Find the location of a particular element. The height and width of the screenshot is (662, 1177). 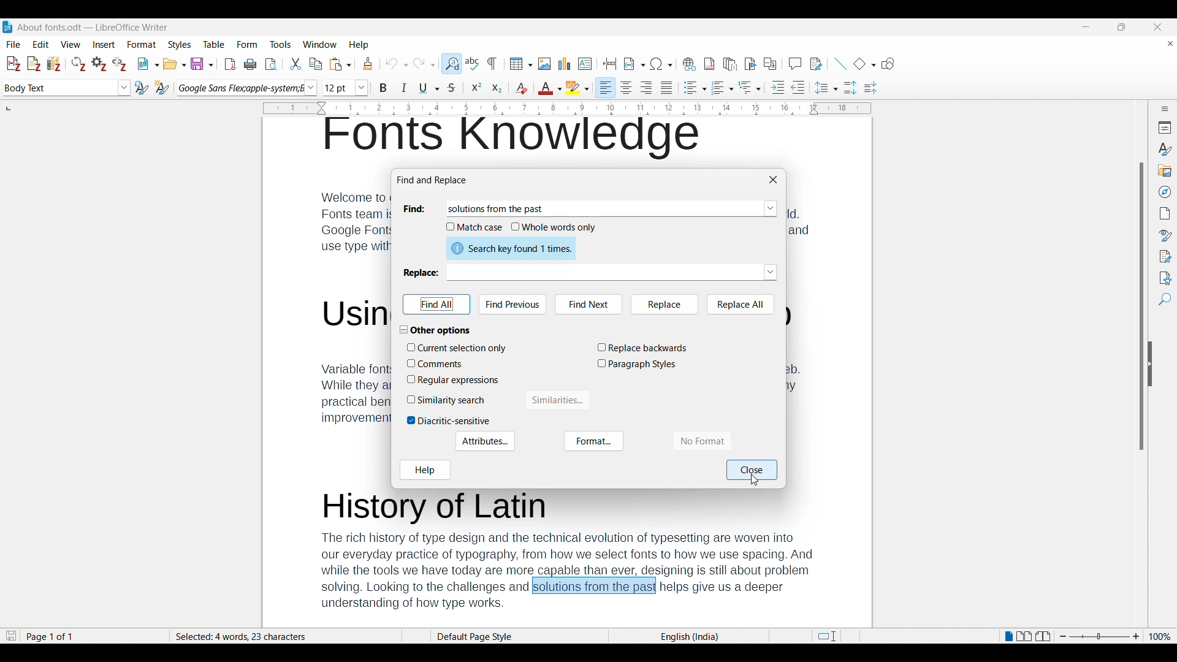

Gallery  is located at coordinates (1164, 170).